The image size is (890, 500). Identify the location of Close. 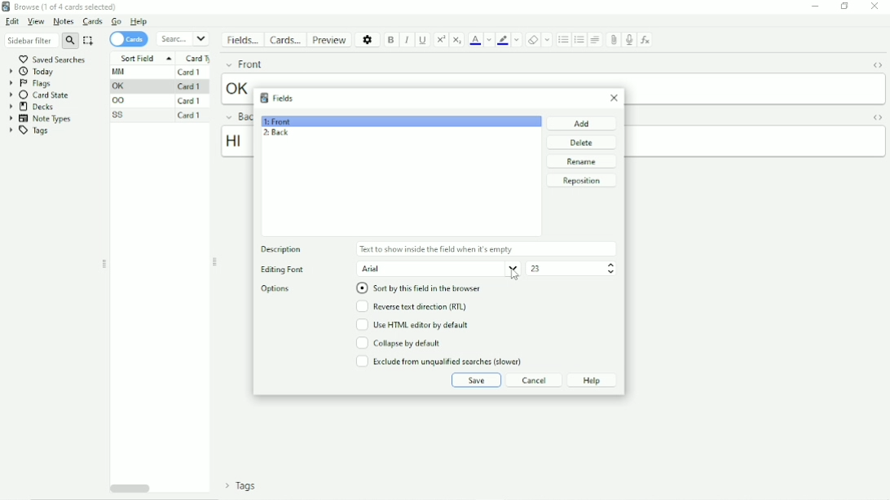
(616, 99).